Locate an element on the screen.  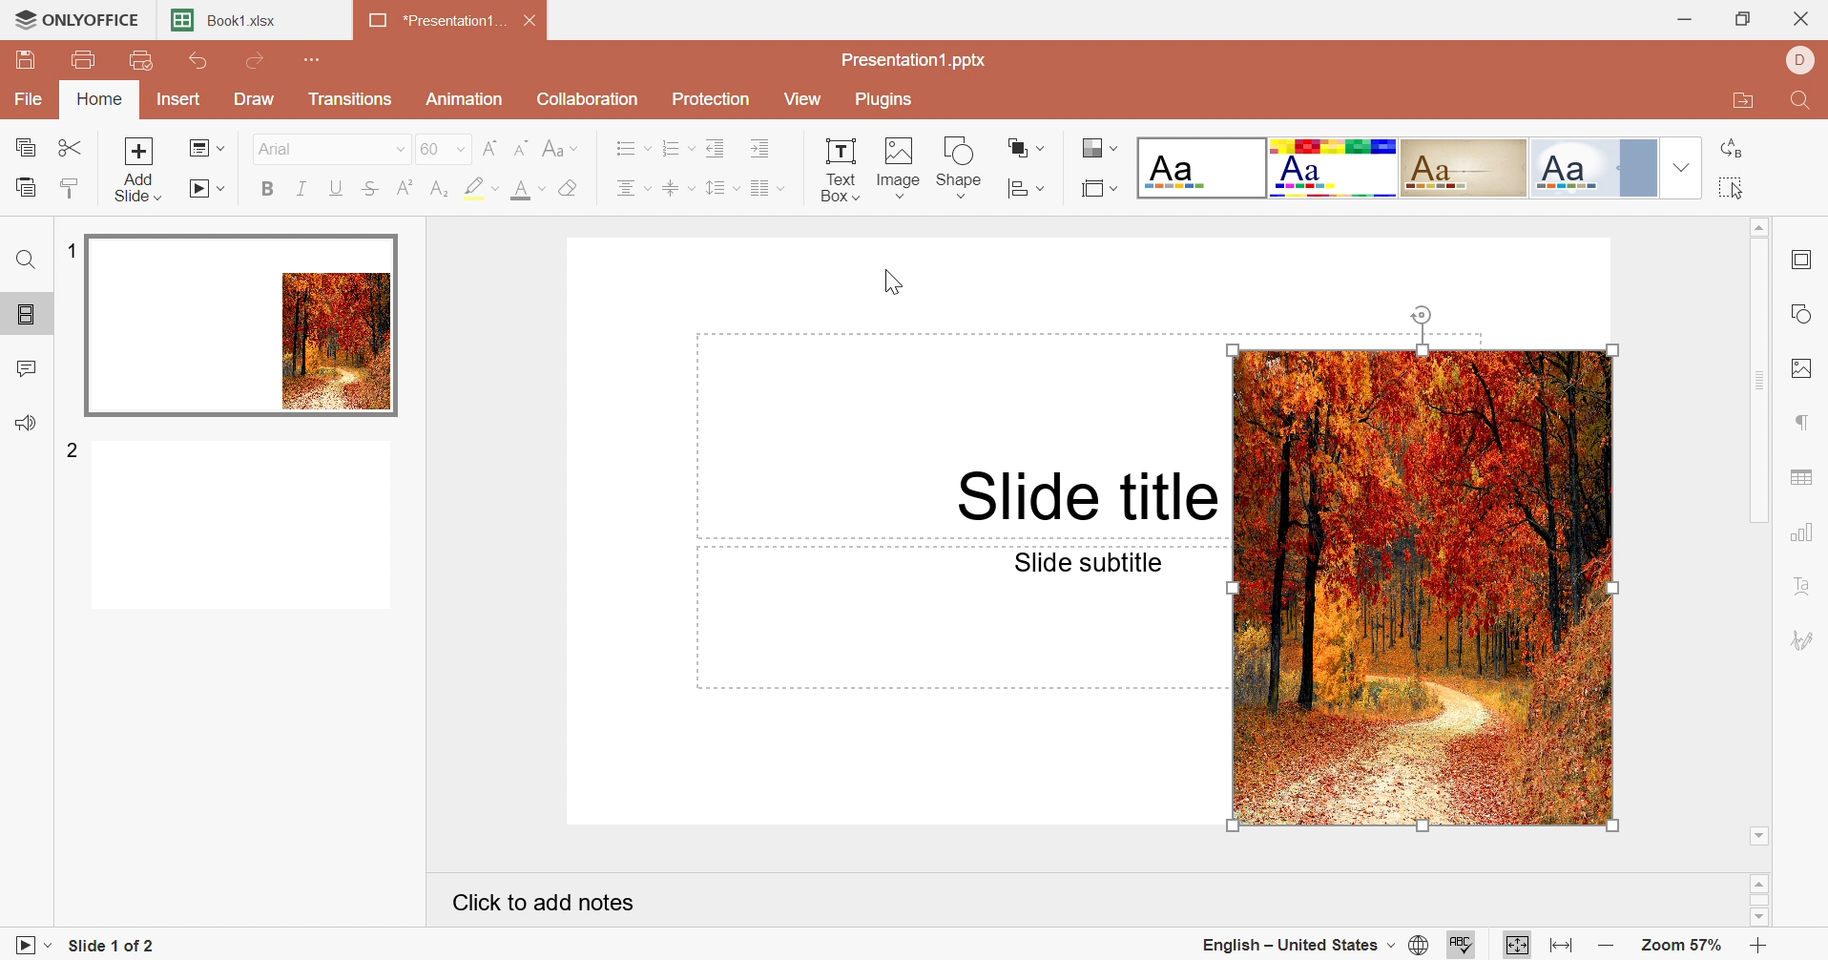
Shape is located at coordinates (963, 166).